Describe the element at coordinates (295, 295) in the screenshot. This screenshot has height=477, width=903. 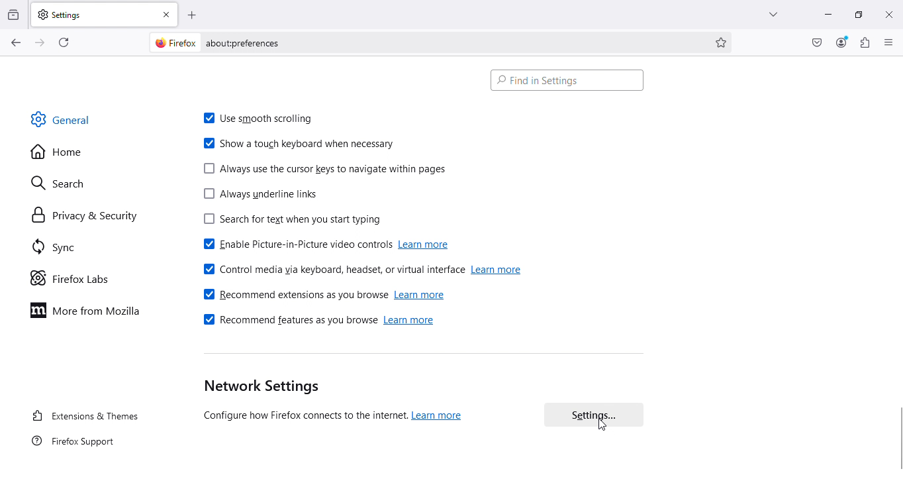
I see `Recommend extensions as you browse` at that location.